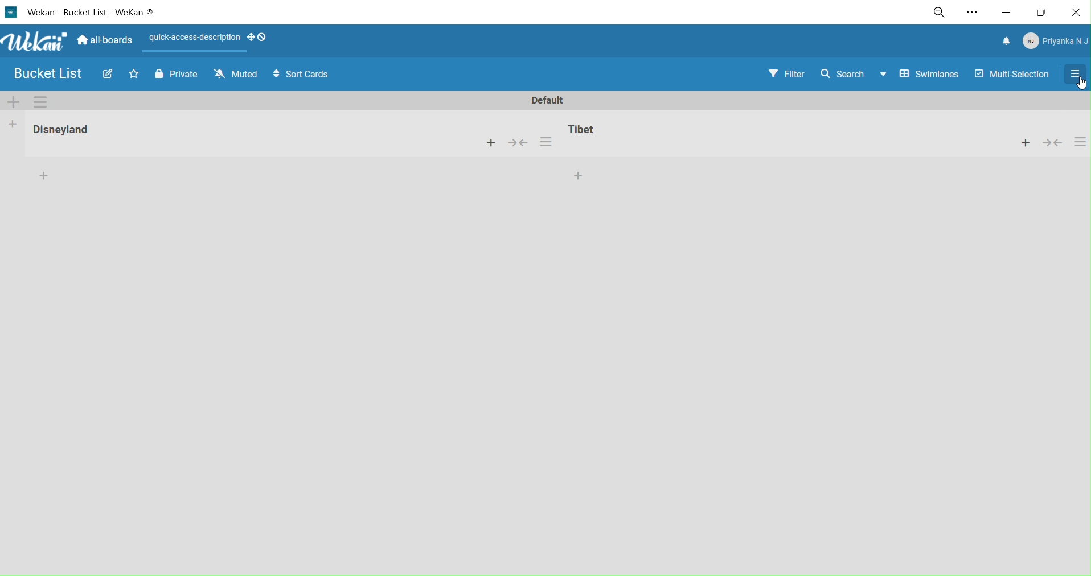 This screenshot has width=1091, height=576. Describe the element at coordinates (134, 74) in the screenshot. I see `click to star thisboard` at that location.